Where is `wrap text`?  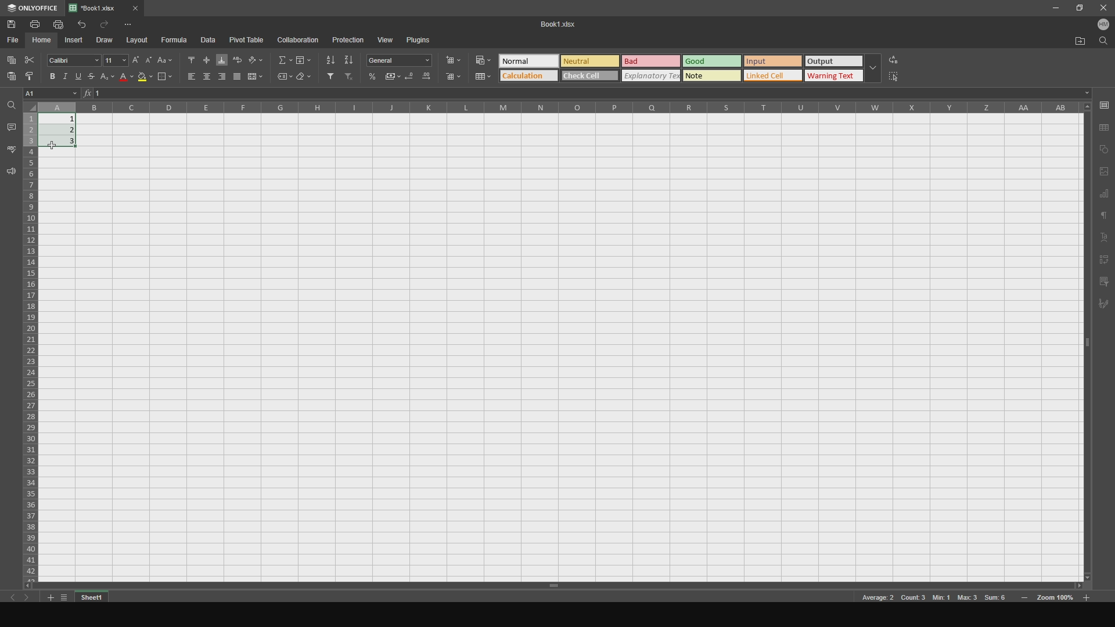 wrap text is located at coordinates (237, 58).